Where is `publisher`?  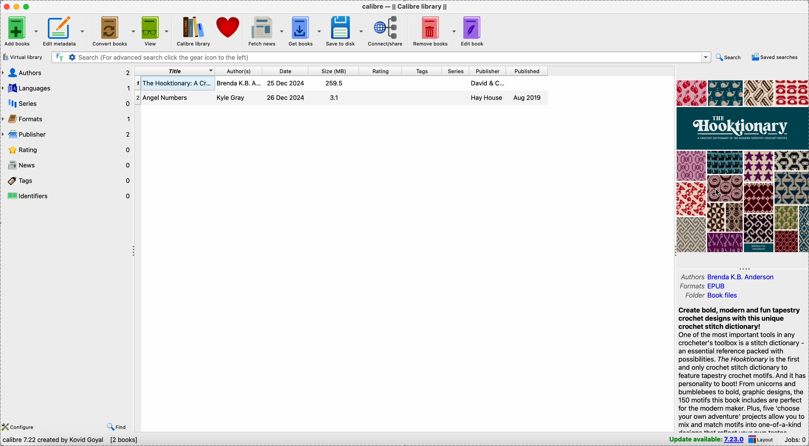
publisher is located at coordinates (486, 71).